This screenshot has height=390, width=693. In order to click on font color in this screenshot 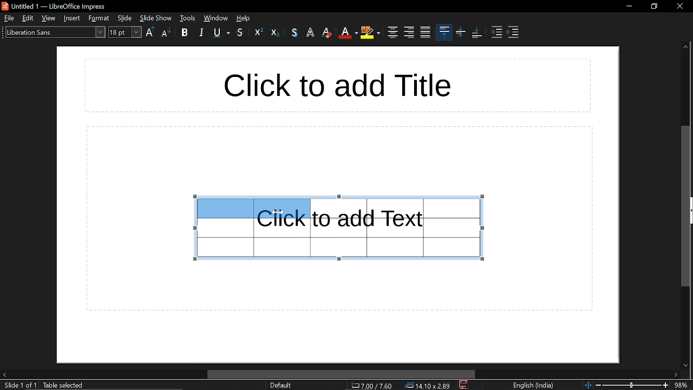, I will do `click(348, 33)`.